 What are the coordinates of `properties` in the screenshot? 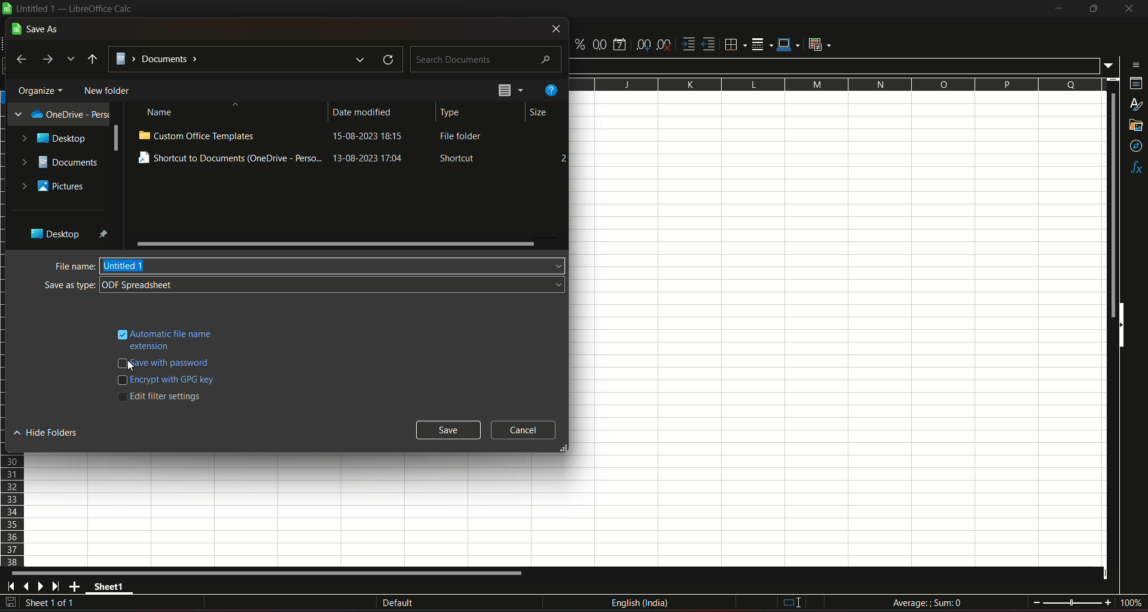 It's located at (1134, 85).